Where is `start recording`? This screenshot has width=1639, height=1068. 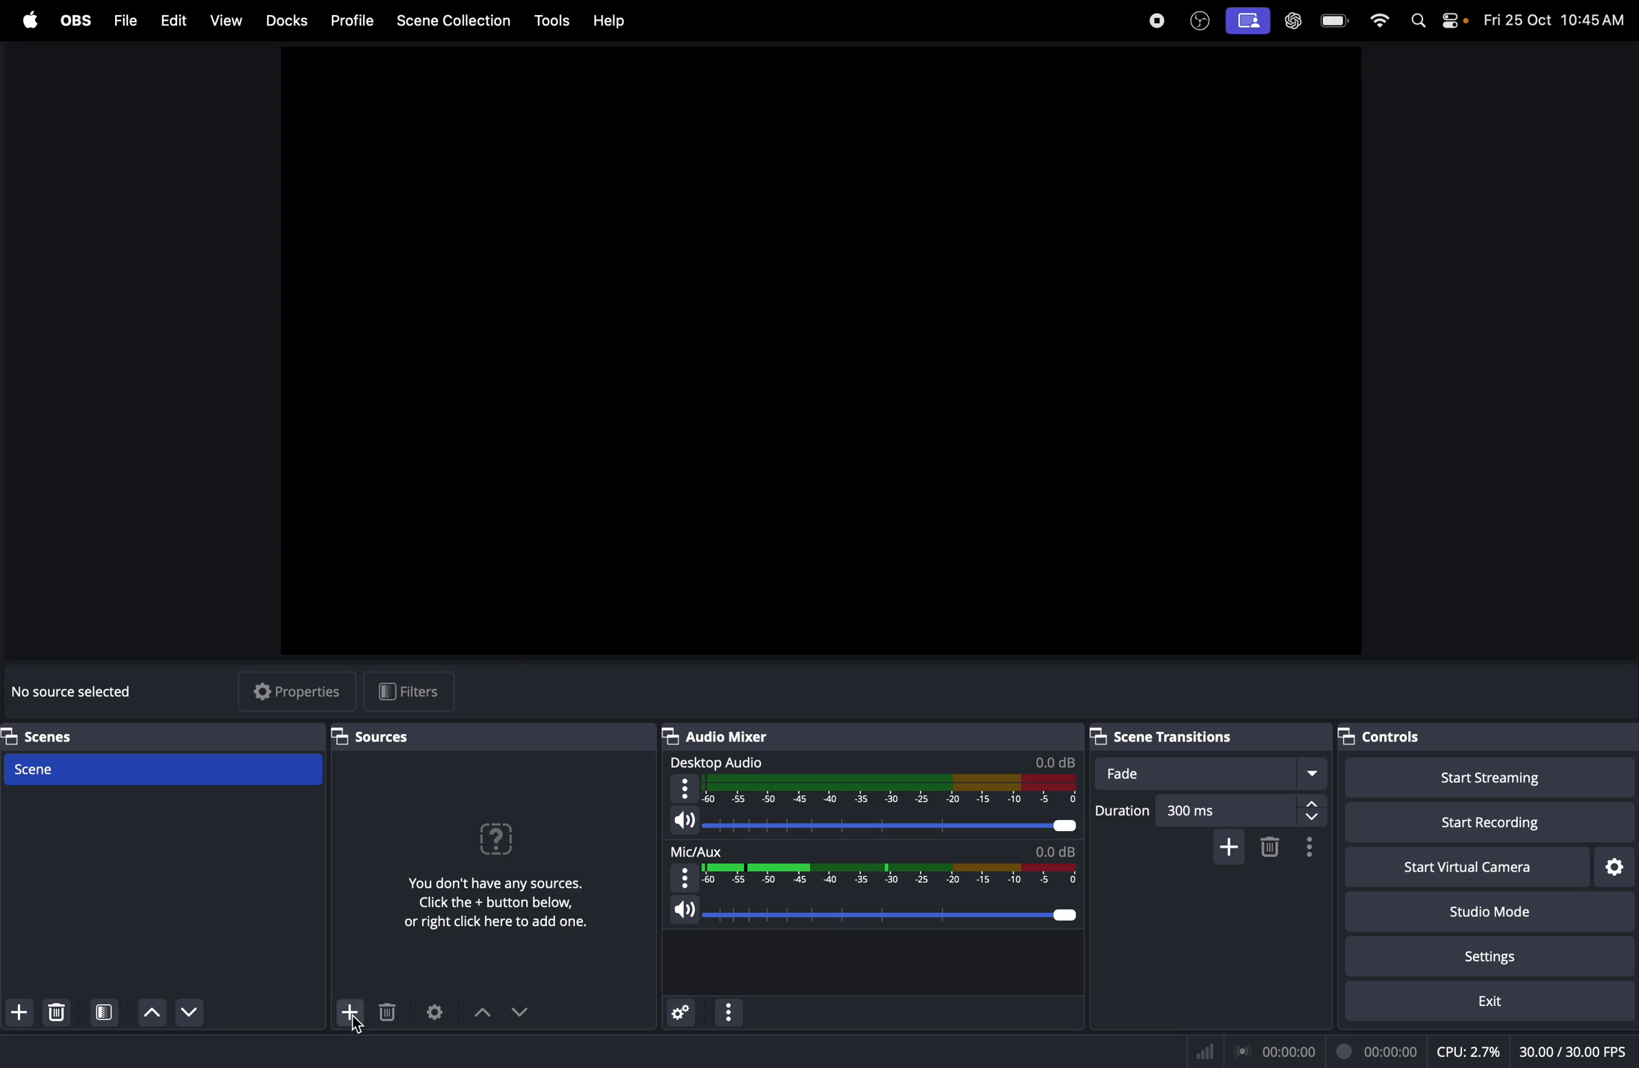 start recording is located at coordinates (1474, 820).